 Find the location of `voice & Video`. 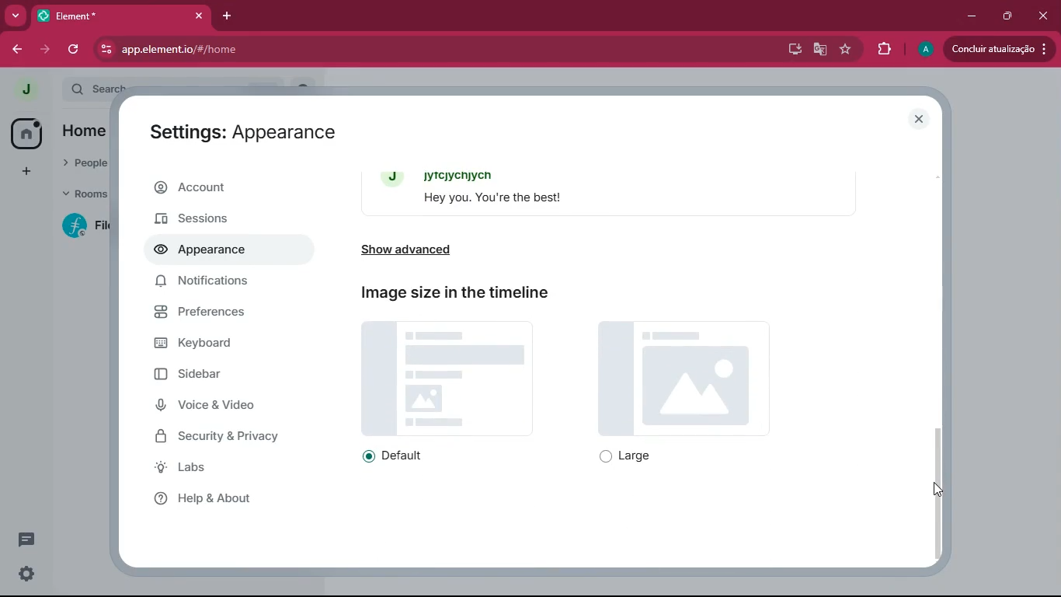

voice & Video is located at coordinates (225, 407).